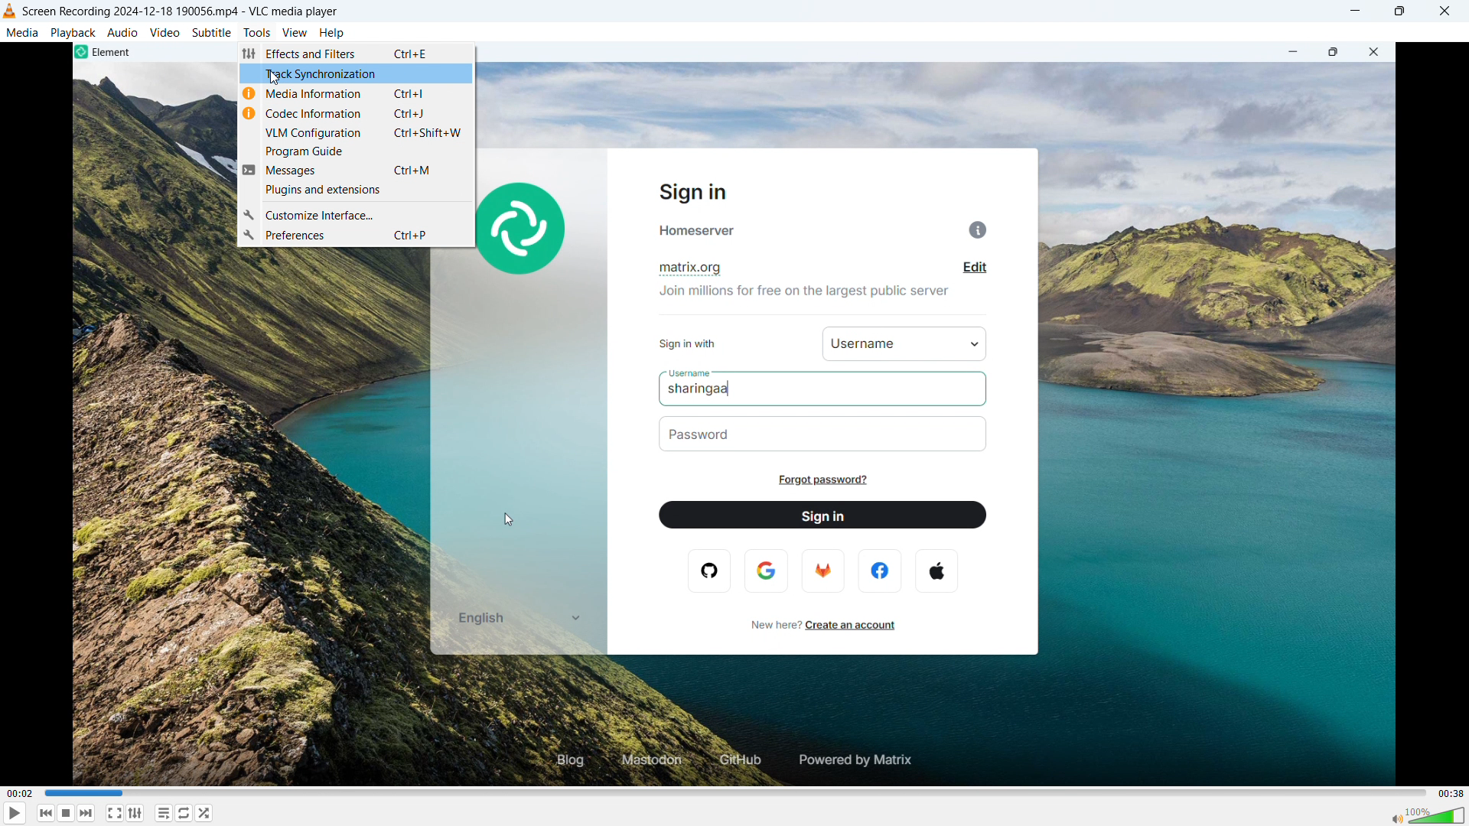  What do you see at coordinates (295, 33) in the screenshot?
I see `view` at bounding box center [295, 33].